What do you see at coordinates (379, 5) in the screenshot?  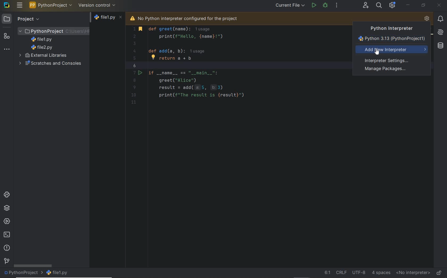 I see `search everywhere` at bounding box center [379, 5].